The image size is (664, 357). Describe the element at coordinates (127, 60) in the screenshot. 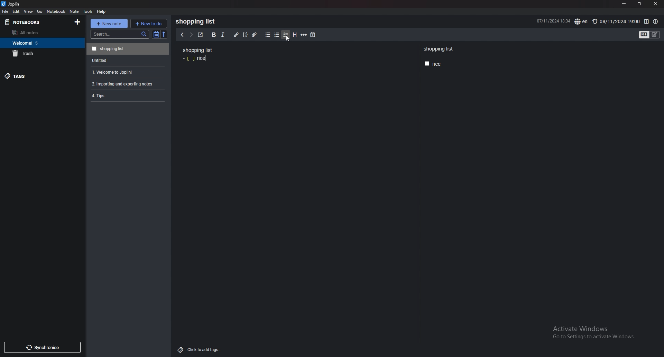

I see `Untitled` at that location.